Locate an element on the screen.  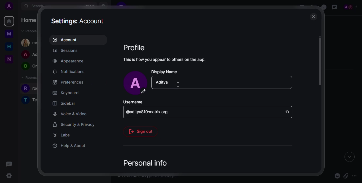
rooms is located at coordinates (30, 89).